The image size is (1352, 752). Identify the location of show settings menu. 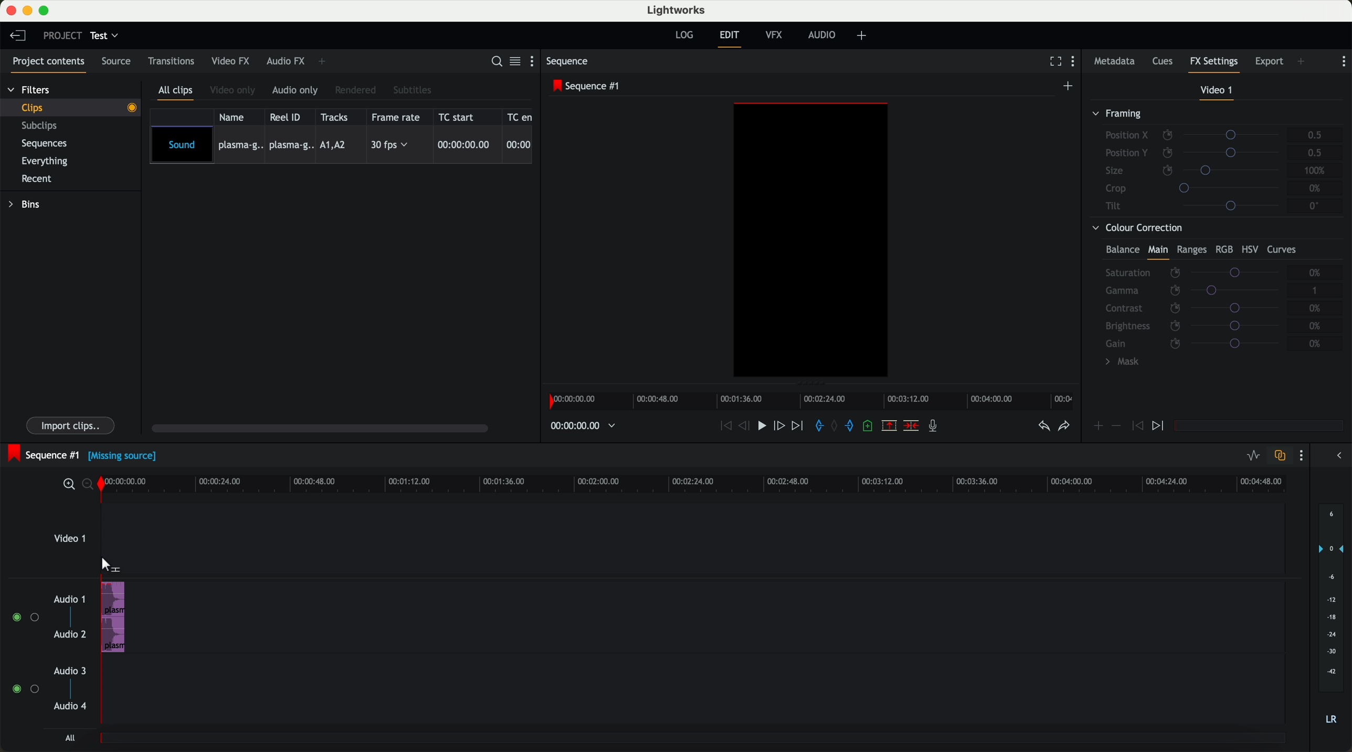
(1344, 61).